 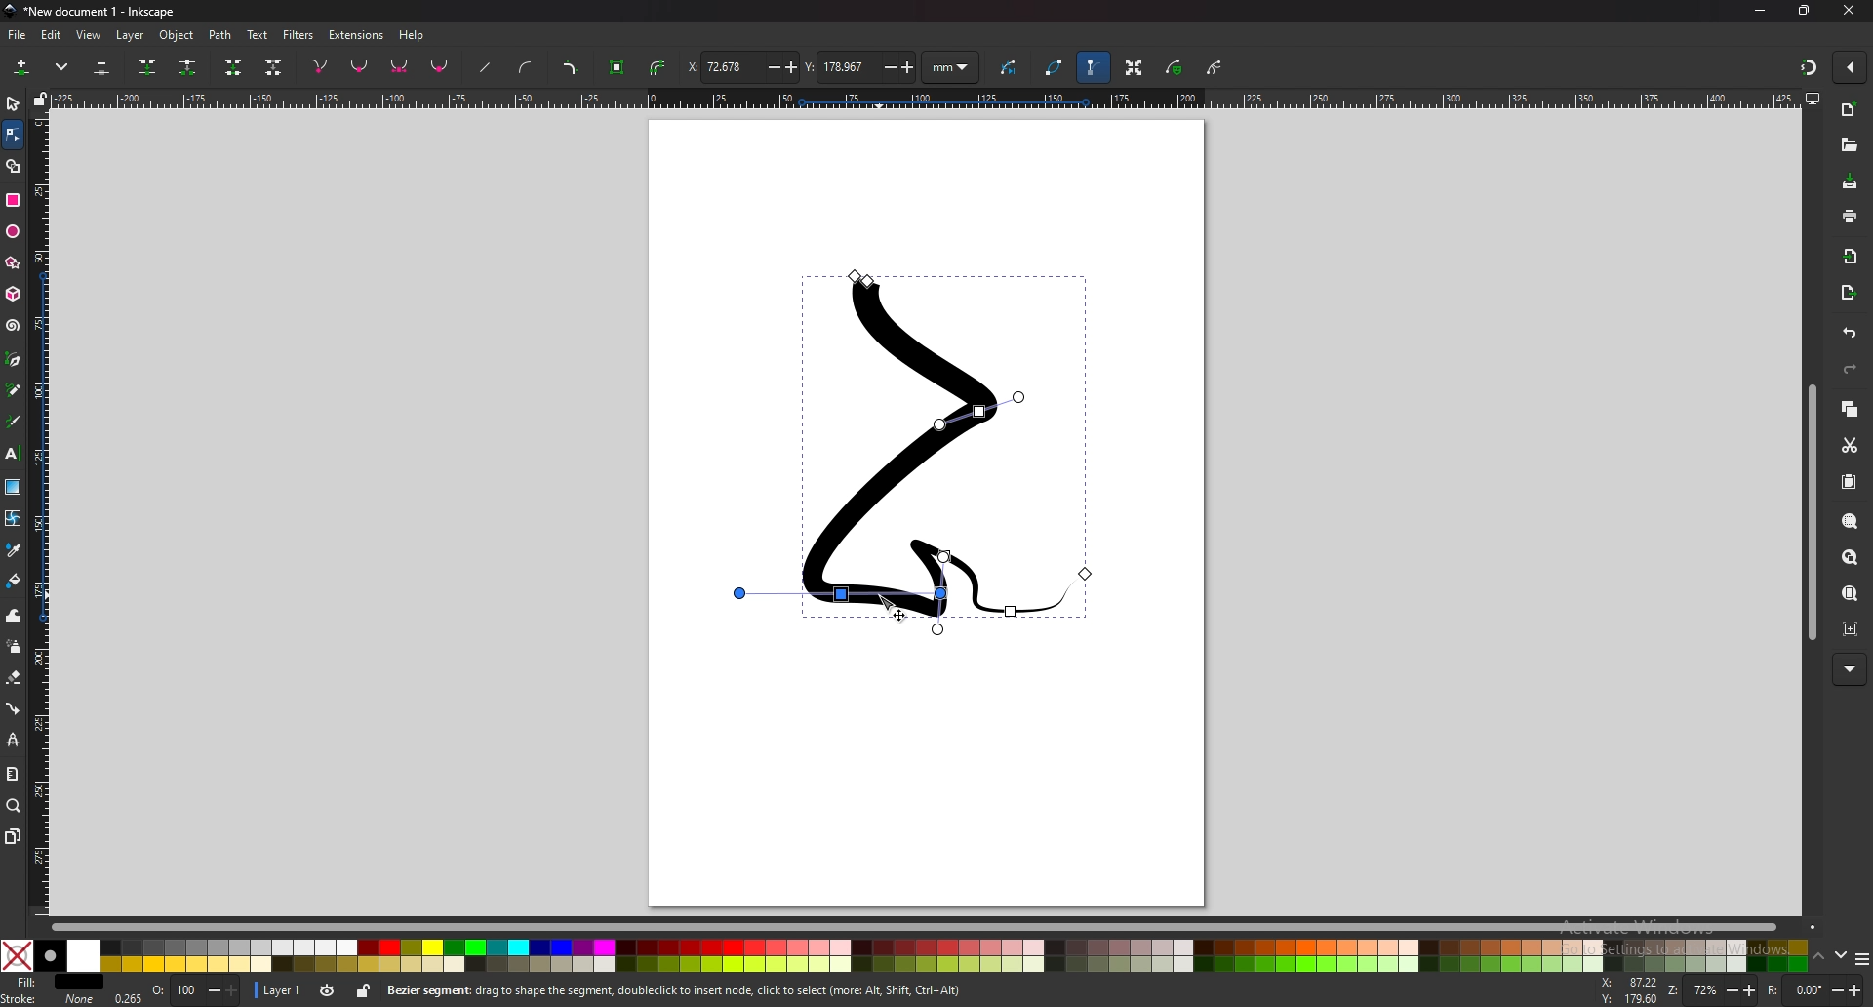 What do you see at coordinates (1839, 957) in the screenshot?
I see `down` at bounding box center [1839, 957].